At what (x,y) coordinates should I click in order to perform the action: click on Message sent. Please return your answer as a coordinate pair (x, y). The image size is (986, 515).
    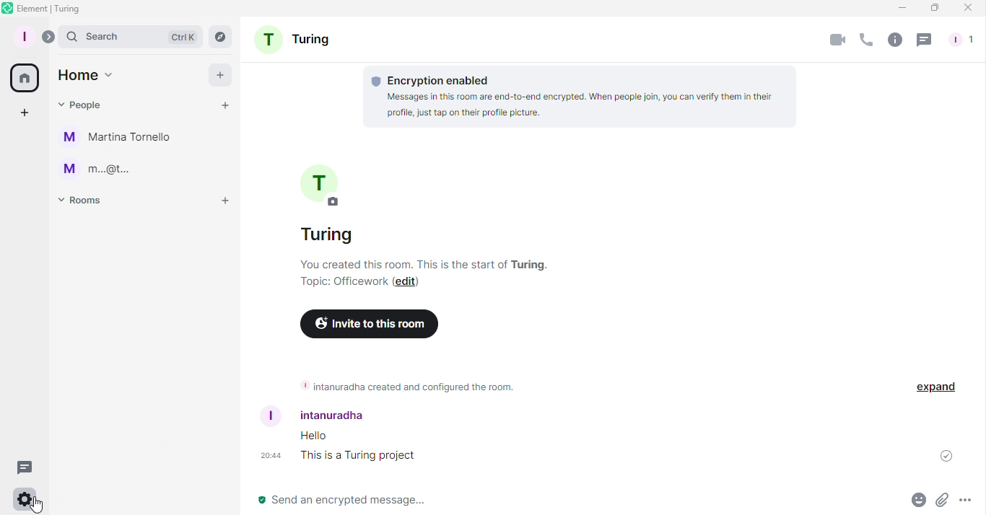
    Looking at the image, I should click on (947, 459).